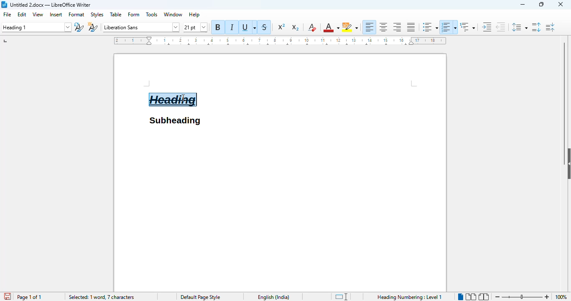 The width and height of the screenshot is (571, 301). I want to click on toggle unordered list, so click(430, 27).